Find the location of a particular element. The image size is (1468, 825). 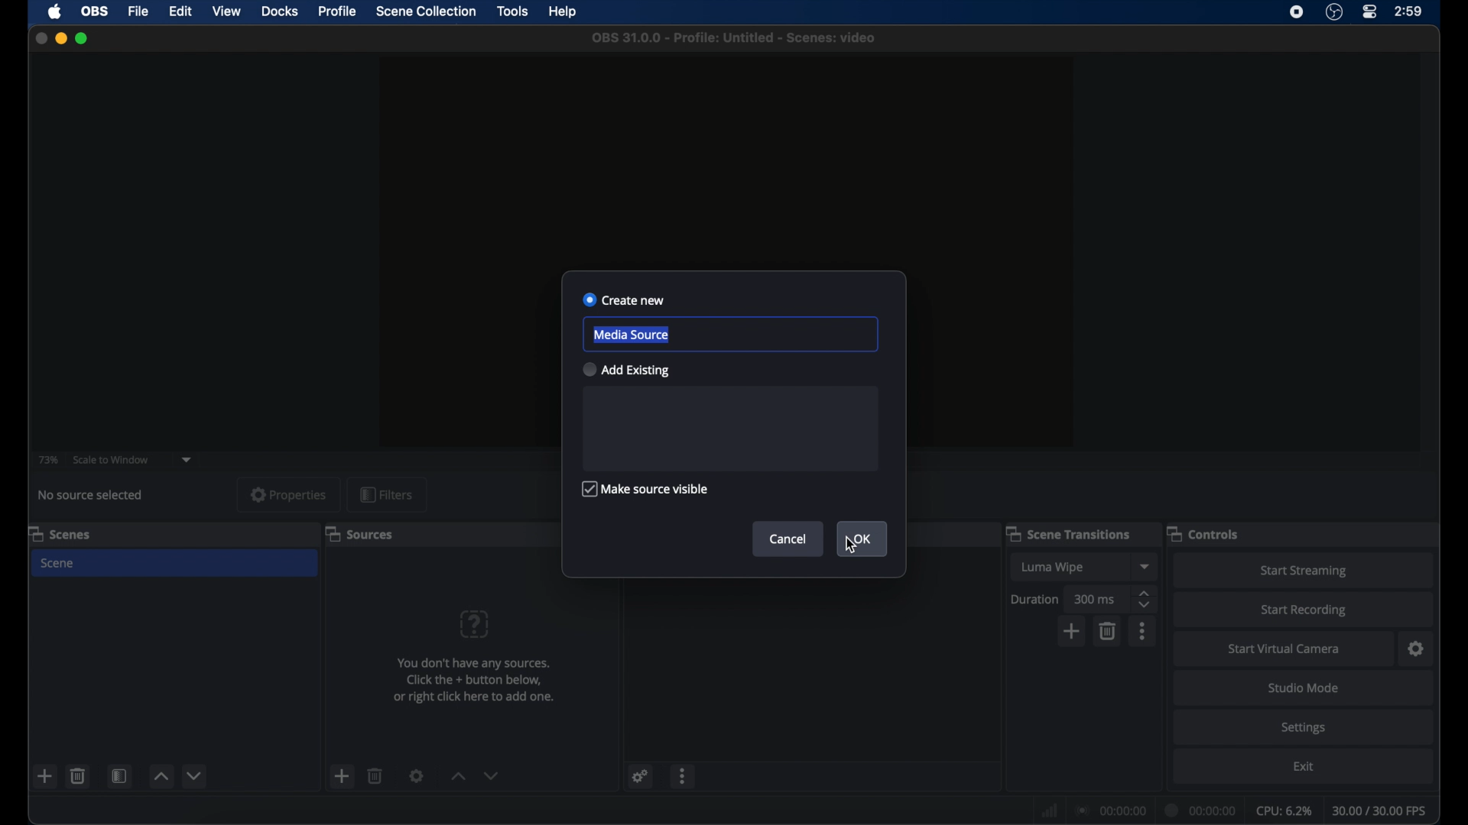

view is located at coordinates (226, 10).